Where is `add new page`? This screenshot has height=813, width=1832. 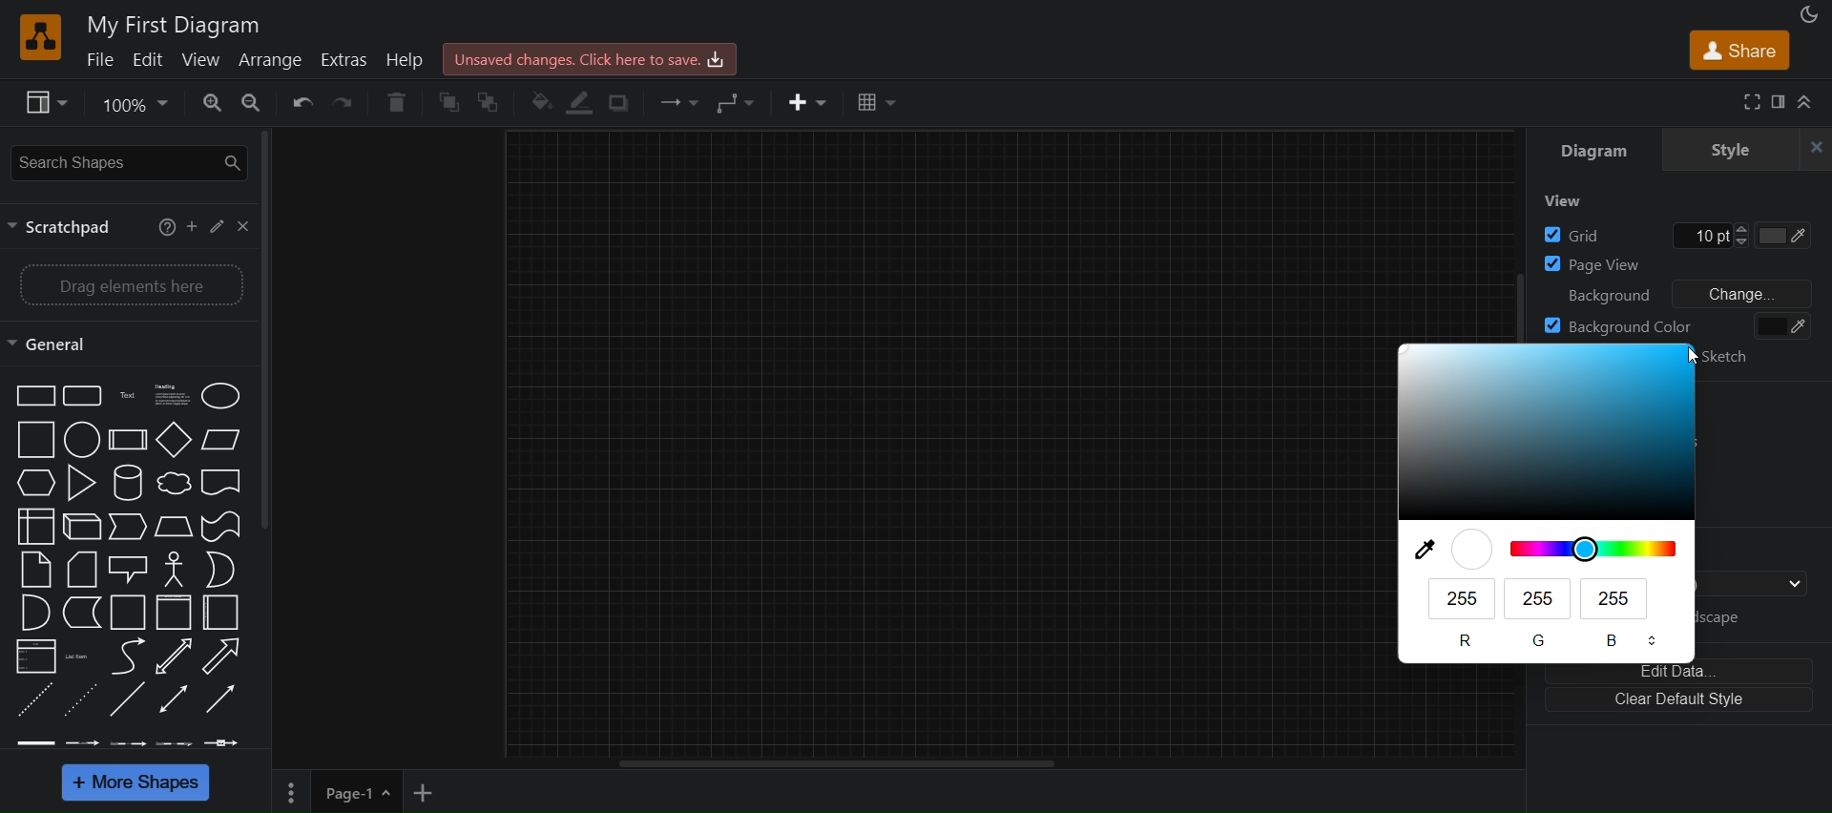 add new page is located at coordinates (428, 794).